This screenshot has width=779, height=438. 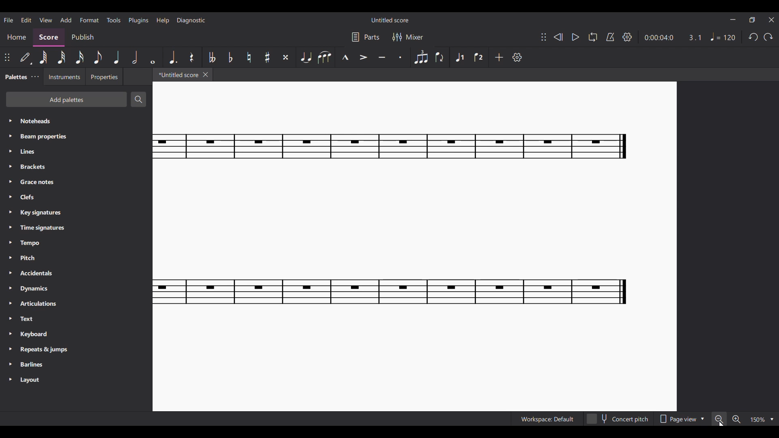 I want to click on Key signatures, so click(x=76, y=213).